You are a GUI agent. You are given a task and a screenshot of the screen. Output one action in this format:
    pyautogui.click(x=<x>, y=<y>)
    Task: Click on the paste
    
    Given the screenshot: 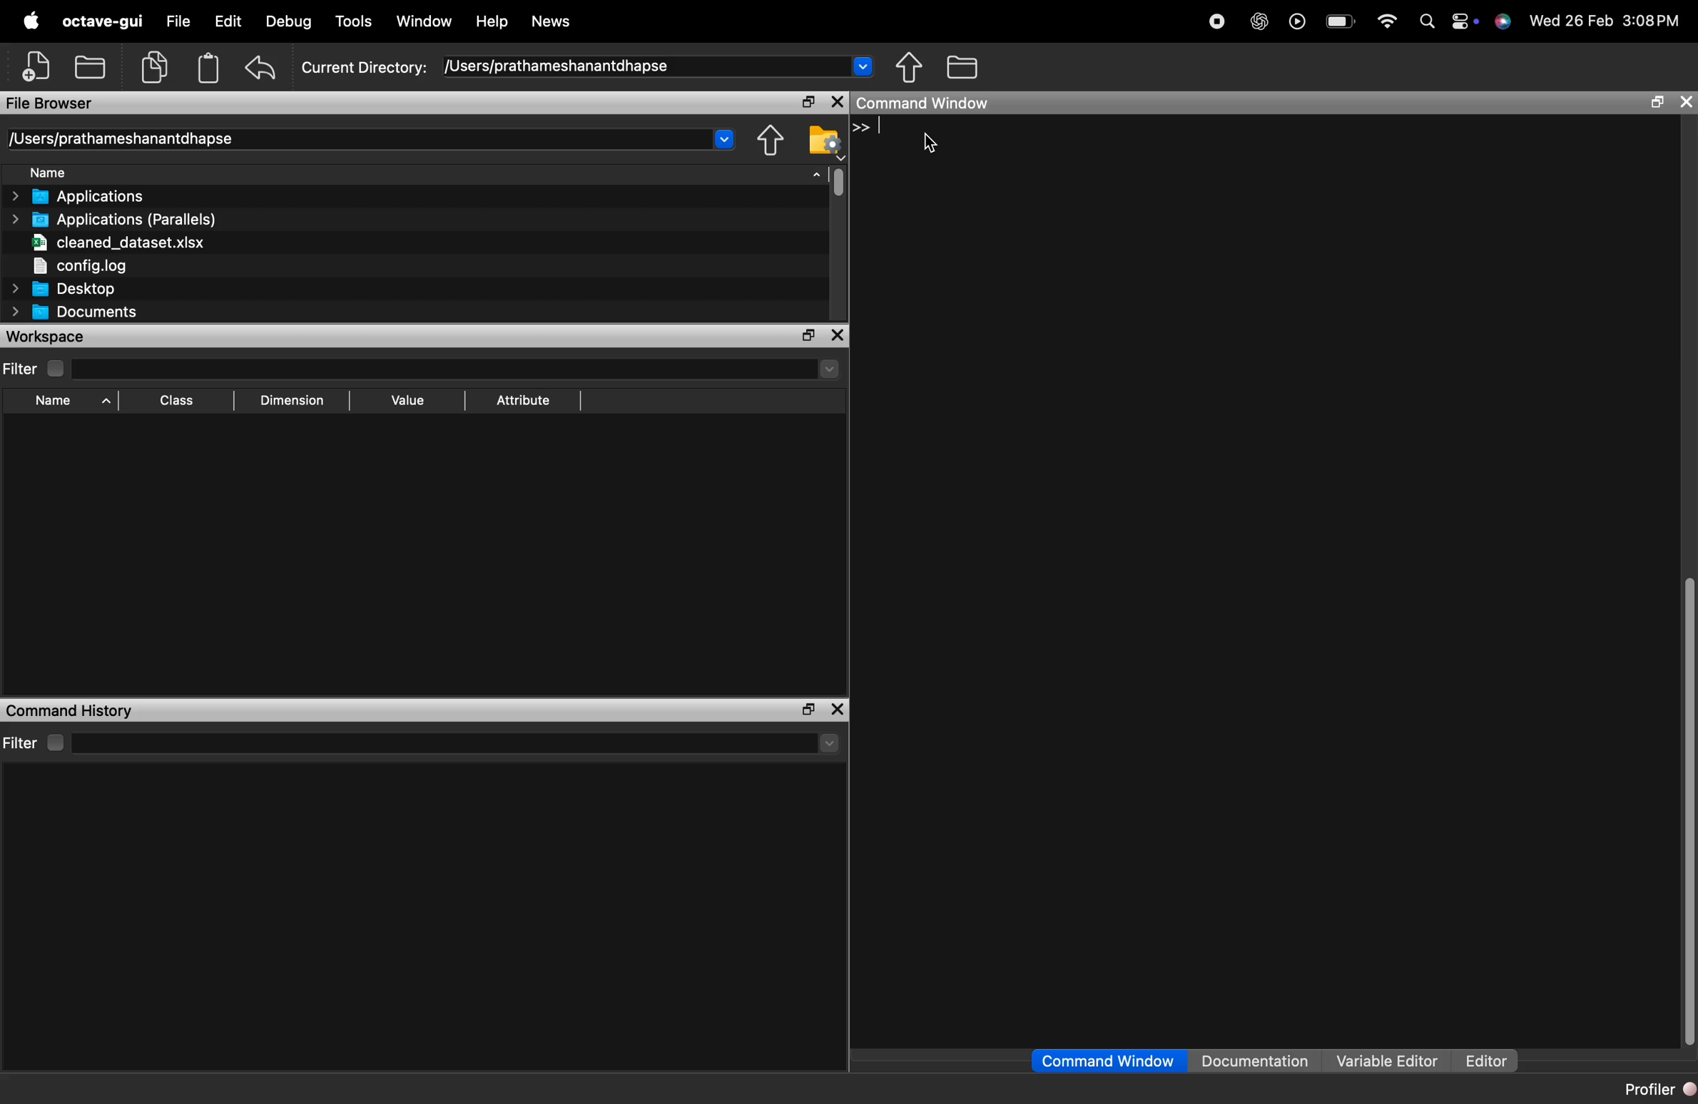 What is the action you would take?
    pyautogui.click(x=206, y=68)
    